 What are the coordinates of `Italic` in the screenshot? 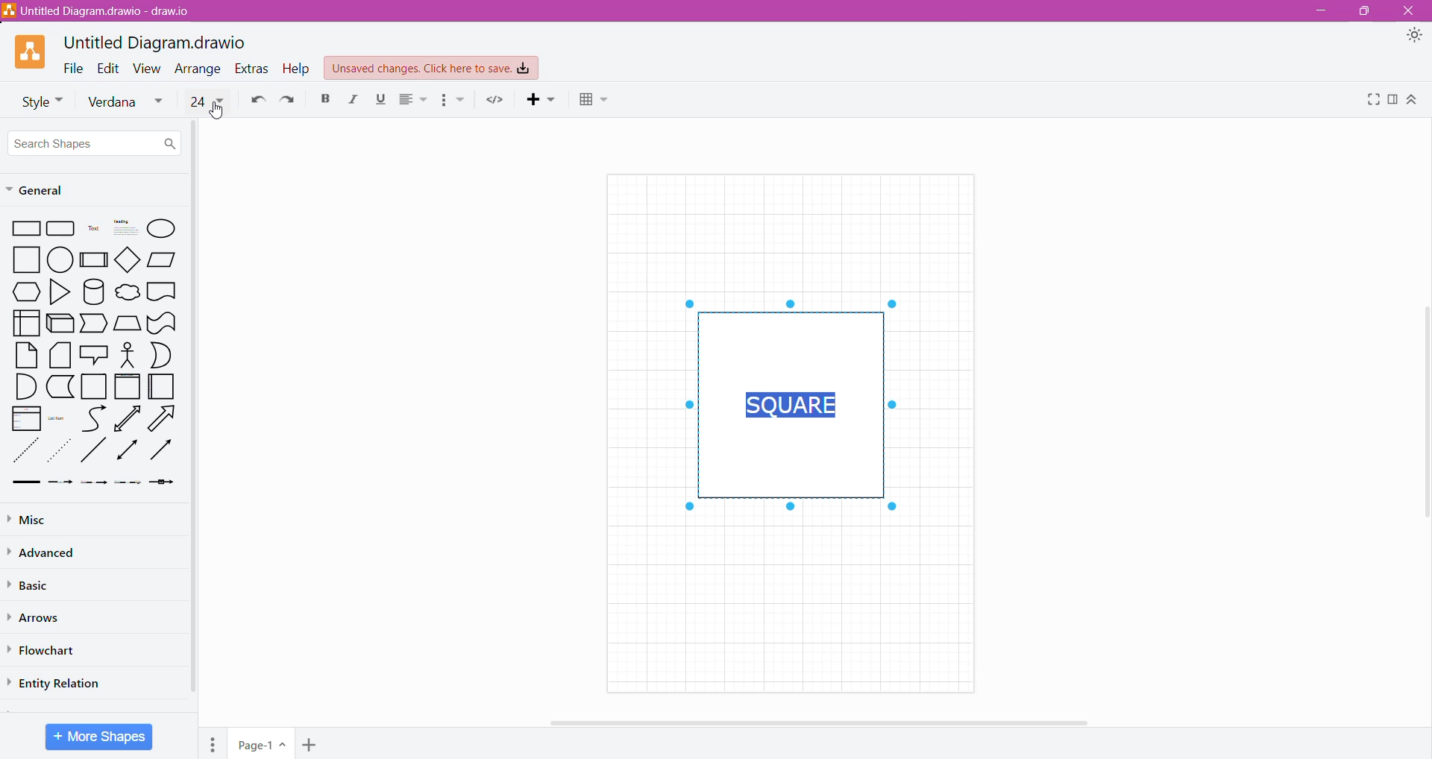 It's located at (354, 101).